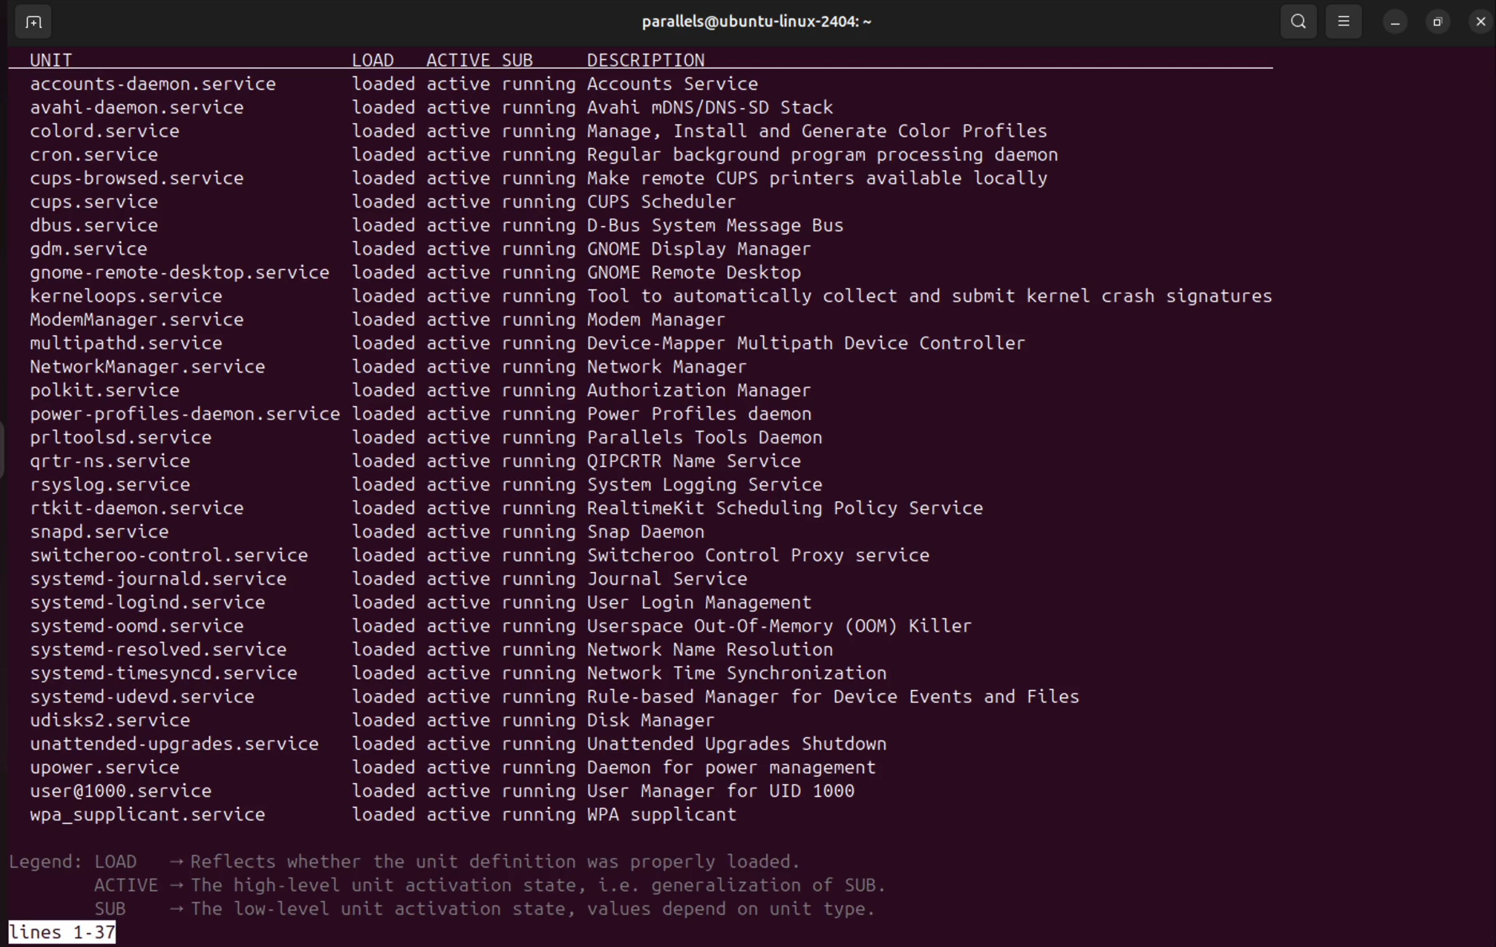 Image resolution: width=1496 pixels, height=947 pixels. Describe the element at coordinates (747, 181) in the screenshot. I see `active running make remote cups` at that location.